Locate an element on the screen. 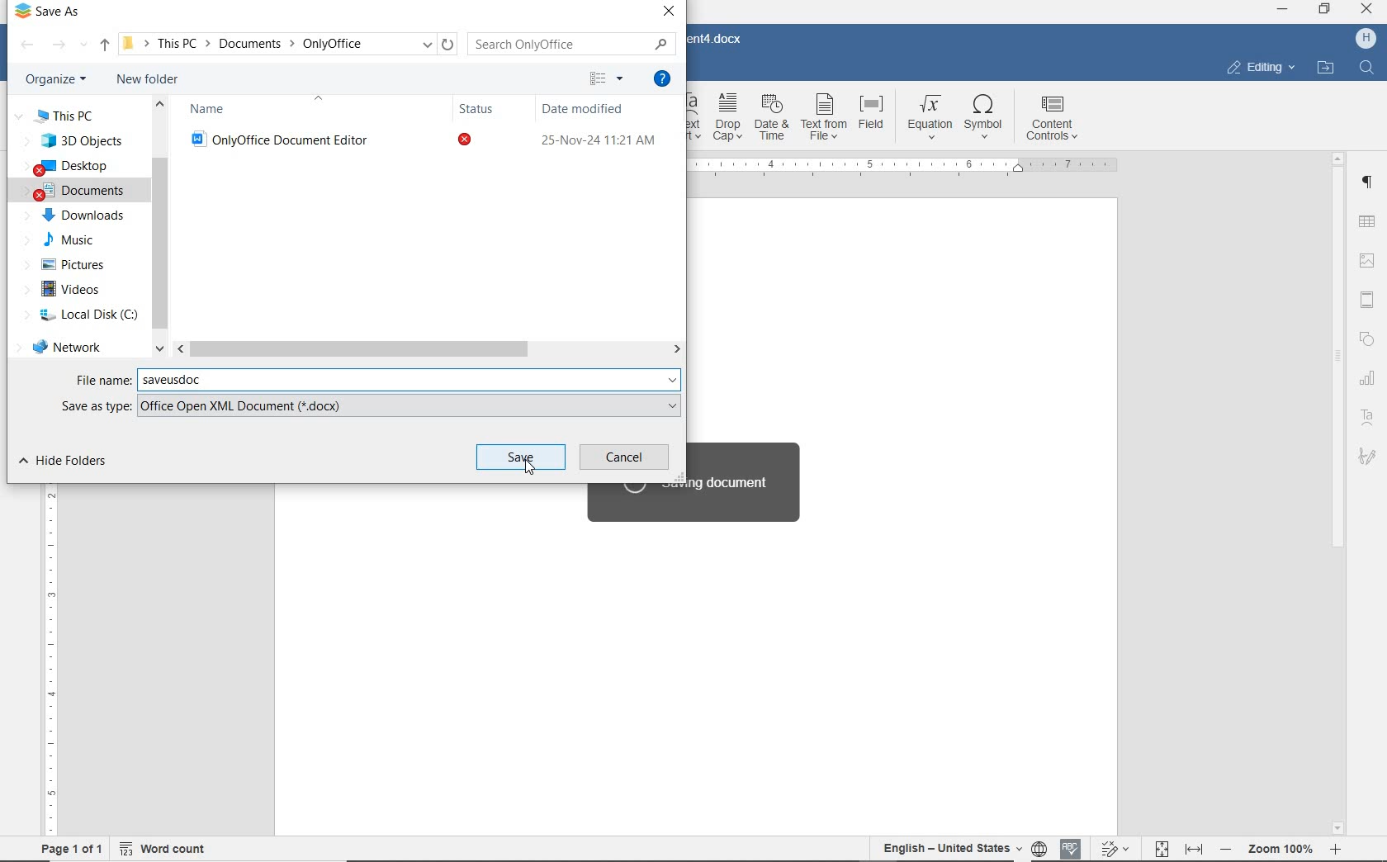 The height and width of the screenshot is (862, 1387). Fit to page is located at coordinates (1163, 849).